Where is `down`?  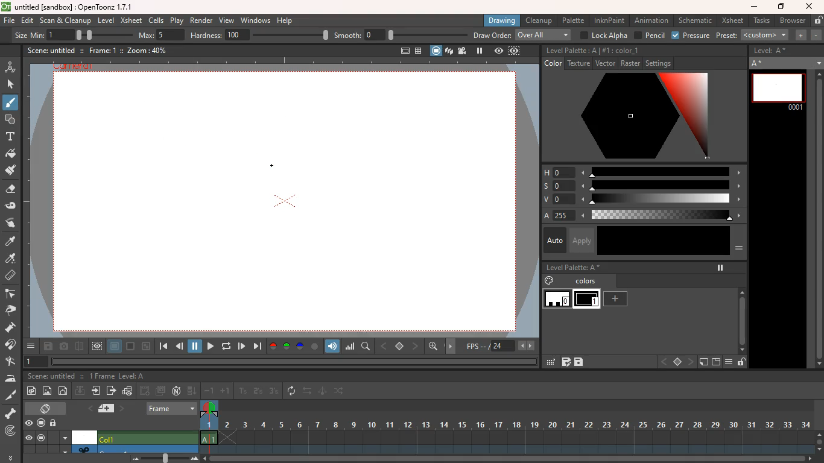
down is located at coordinates (80, 392).